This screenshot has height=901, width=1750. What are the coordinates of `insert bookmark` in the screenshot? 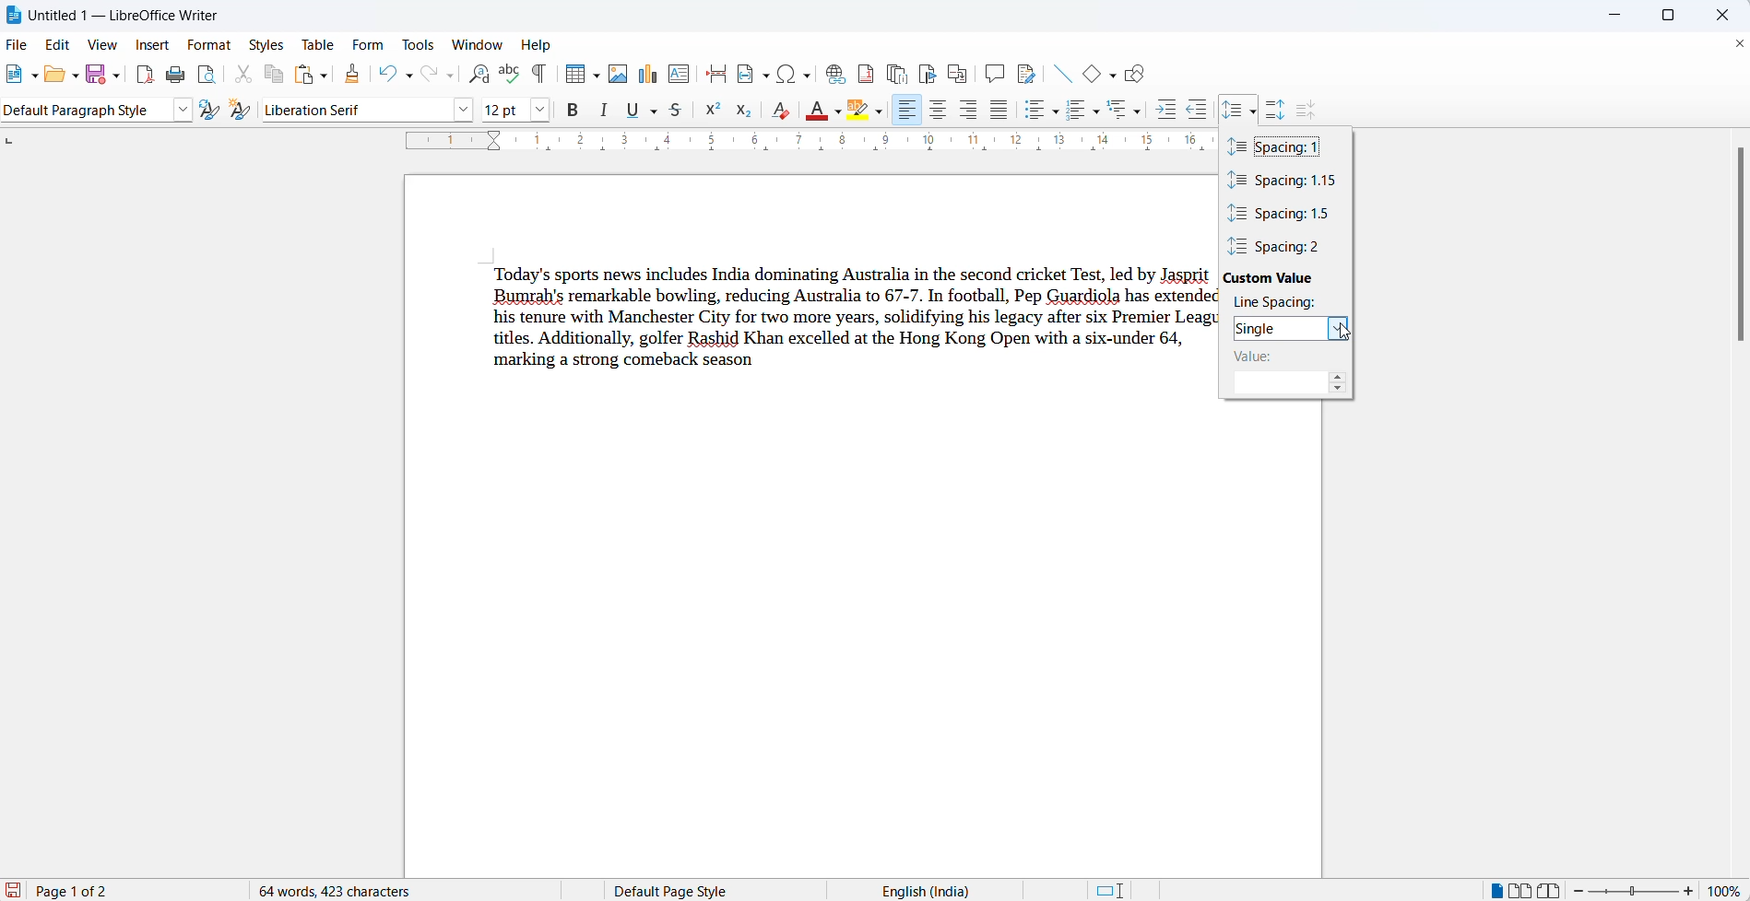 It's located at (926, 71).